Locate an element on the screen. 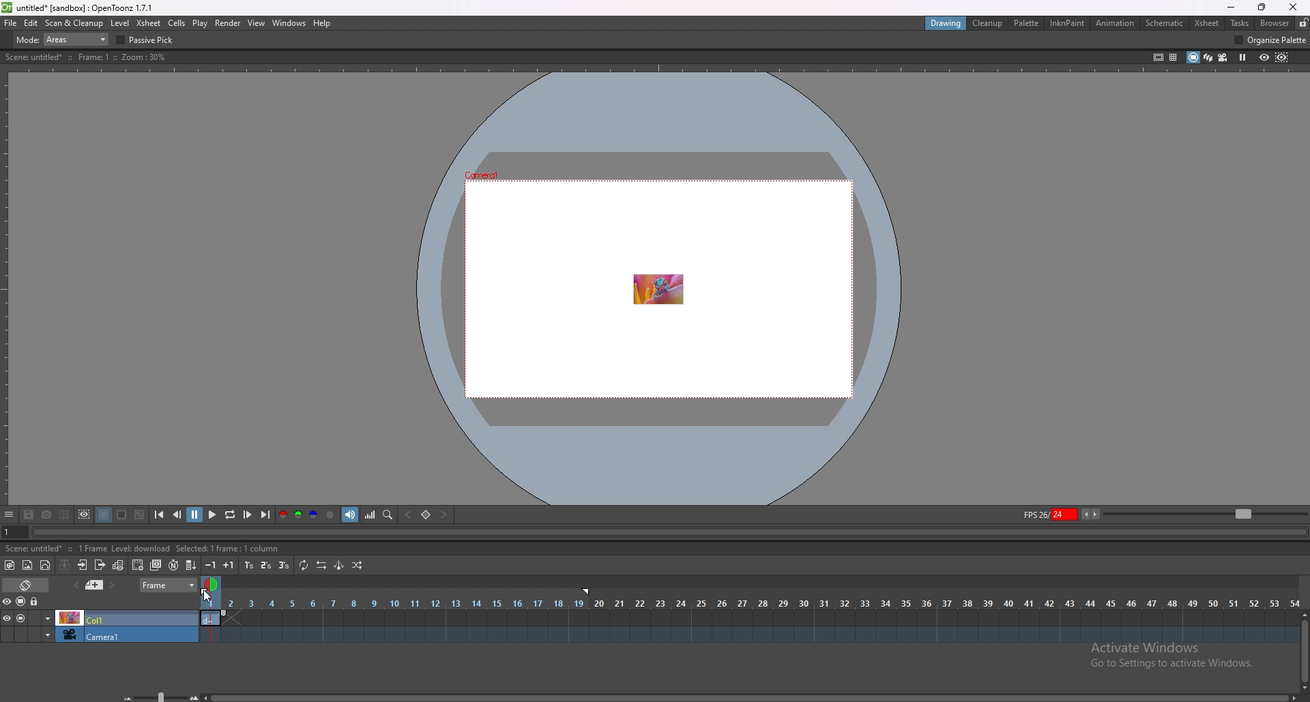 The width and height of the screenshot is (1310, 702). white background is located at coordinates (123, 515).